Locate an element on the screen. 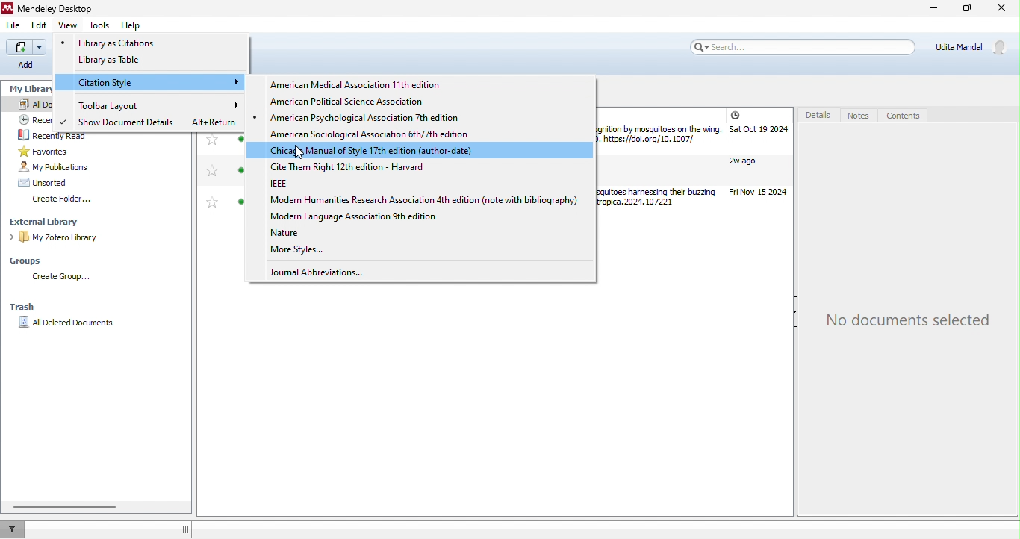 Image resolution: width=1020 pixels, height=539 pixels. help is located at coordinates (130, 27).